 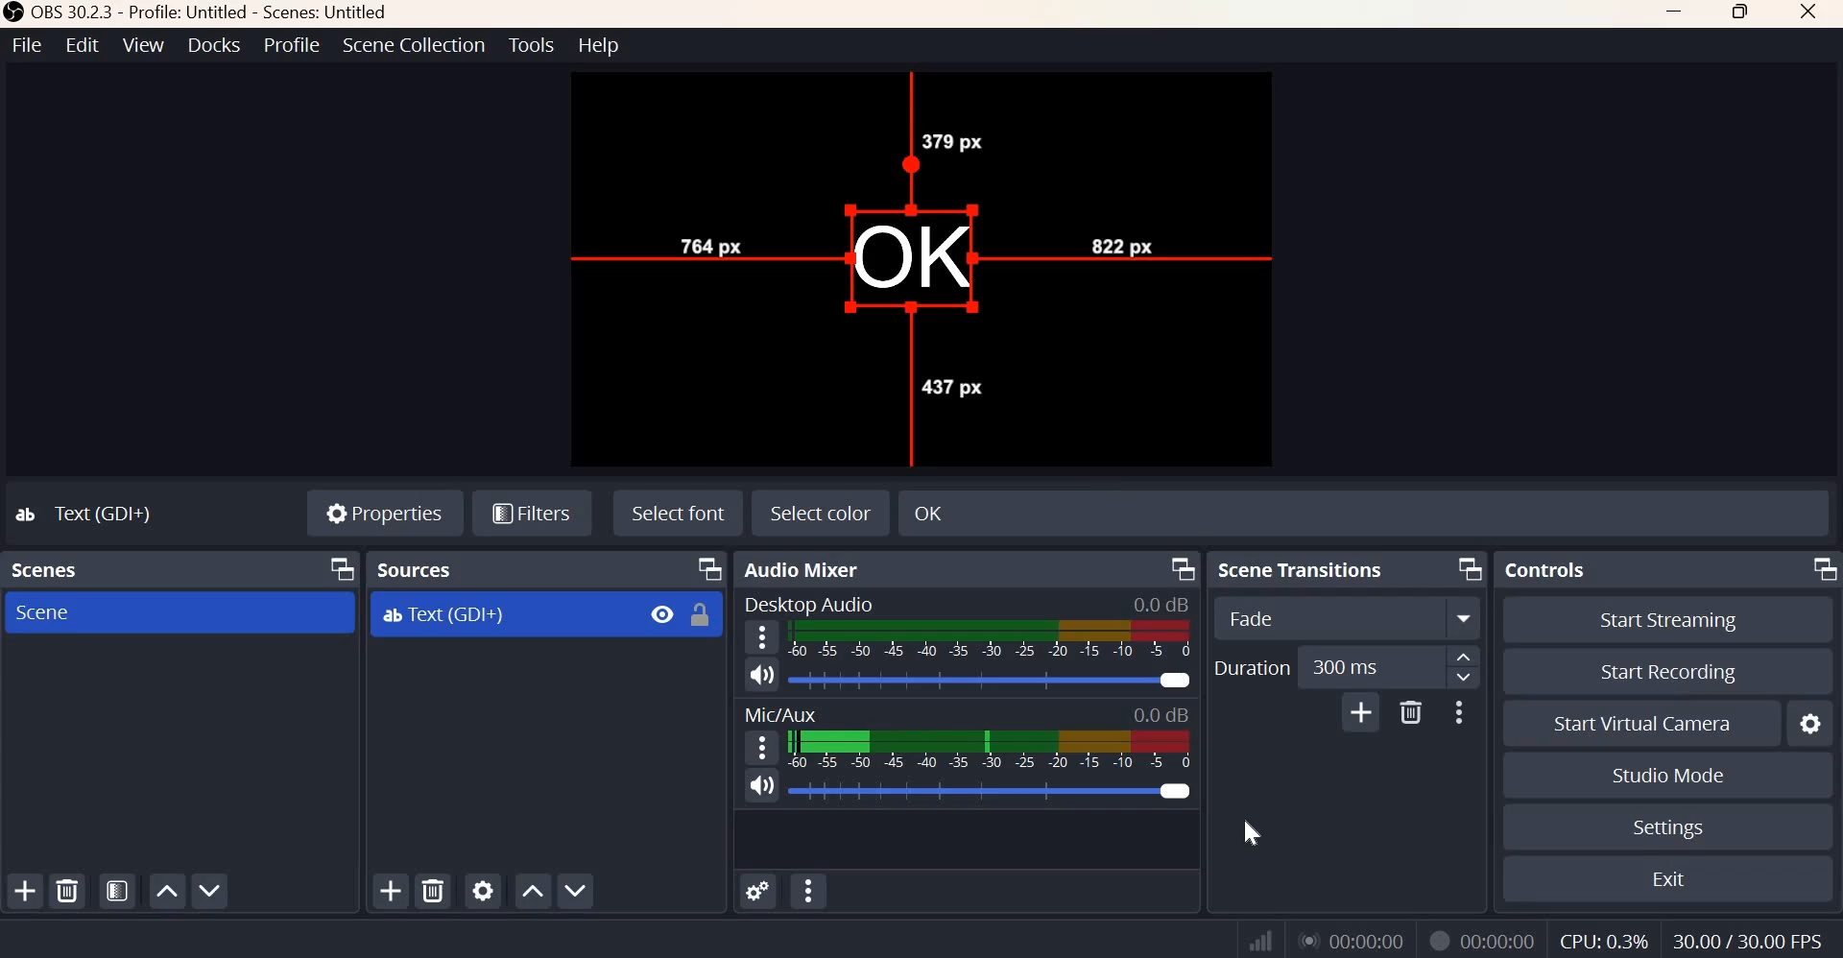 I want to click on Desktop Audio, so click(x=807, y=603).